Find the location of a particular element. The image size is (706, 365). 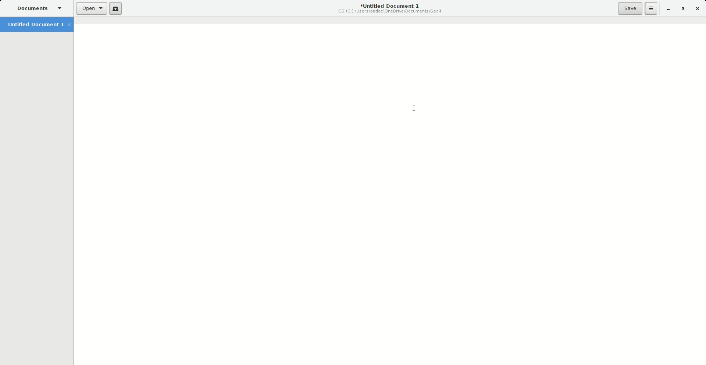

Untitled Document is located at coordinates (386, 8).